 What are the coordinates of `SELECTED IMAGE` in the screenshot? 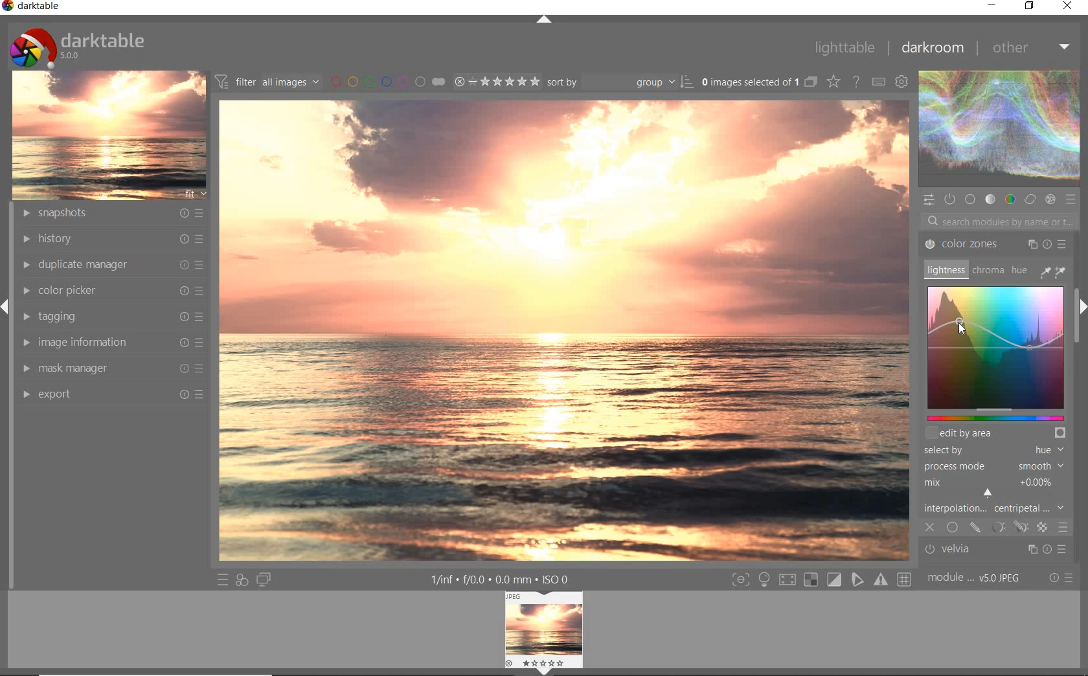 It's located at (564, 328).